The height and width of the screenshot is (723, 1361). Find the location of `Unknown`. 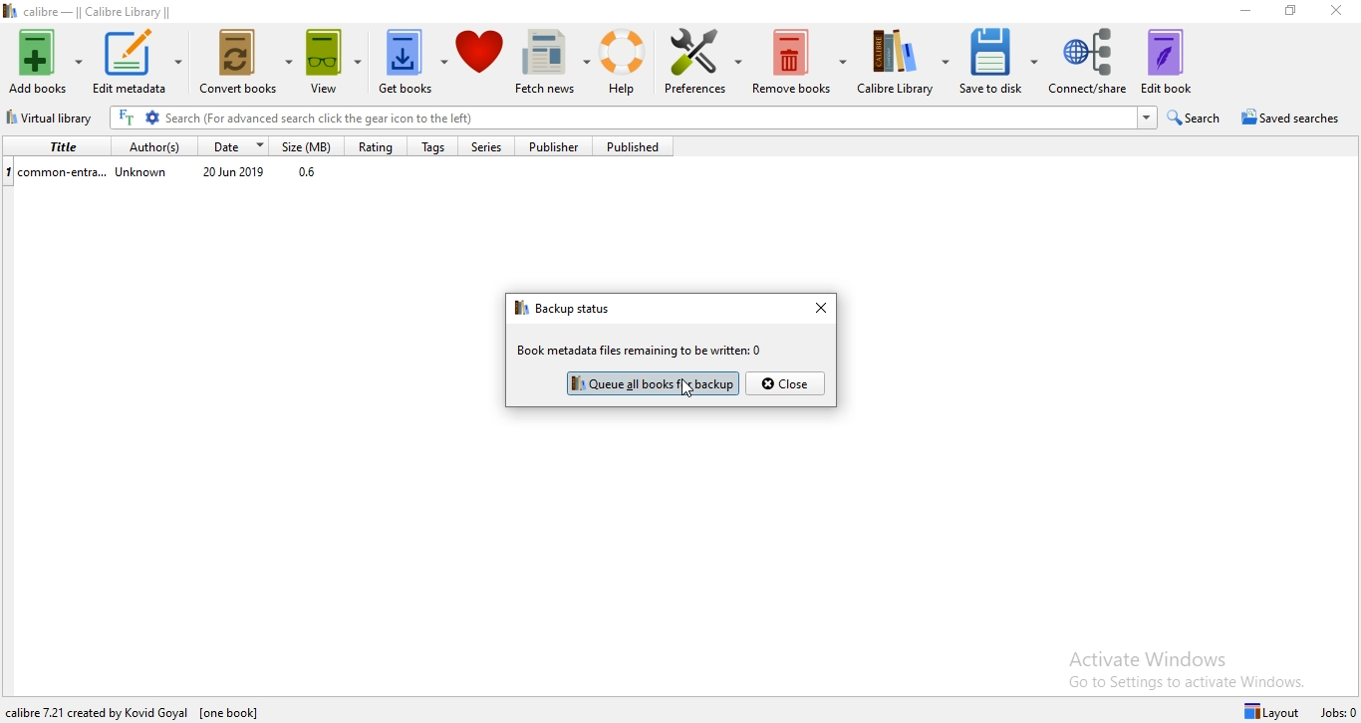

Unknown is located at coordinates (143, 175).